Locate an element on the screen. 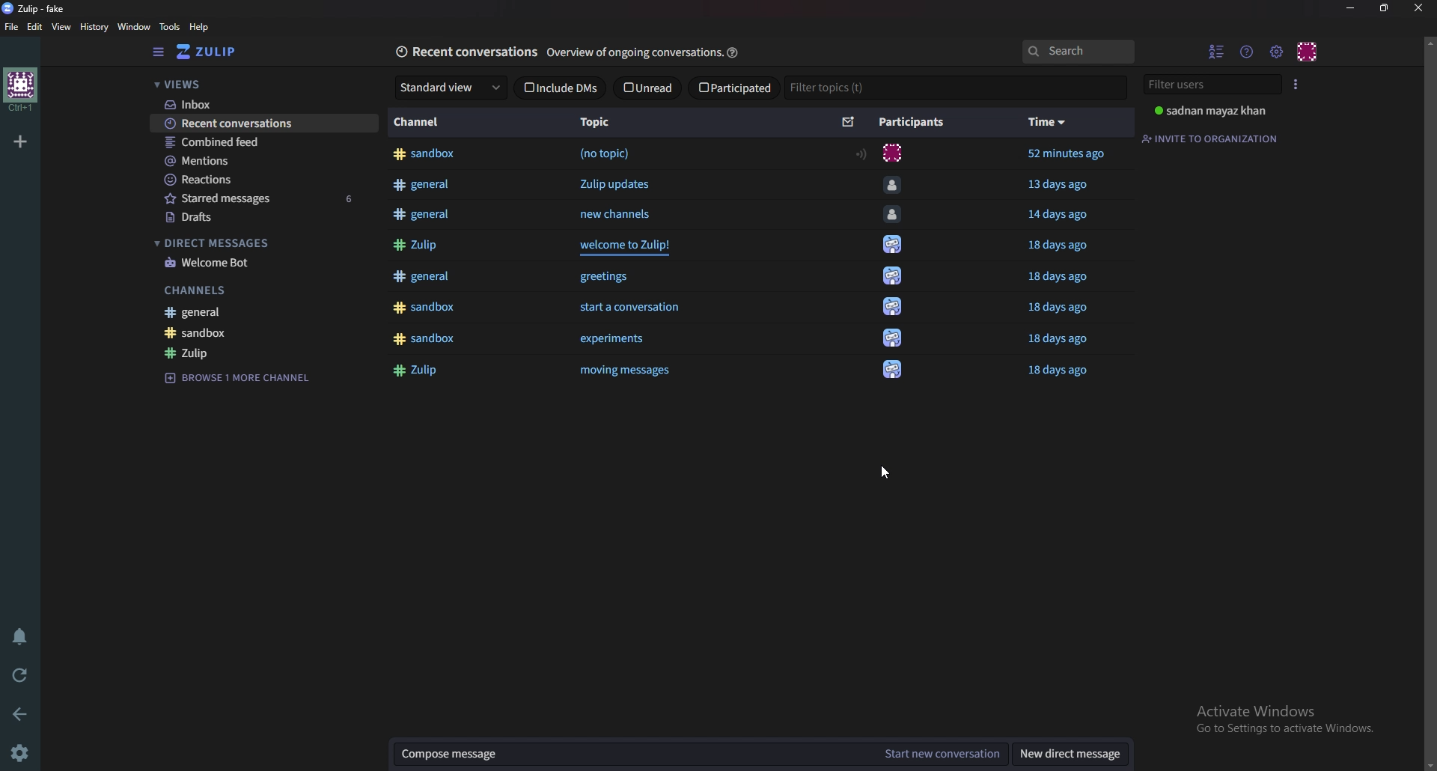  18 days ago is located at coordinates (1066, 249).